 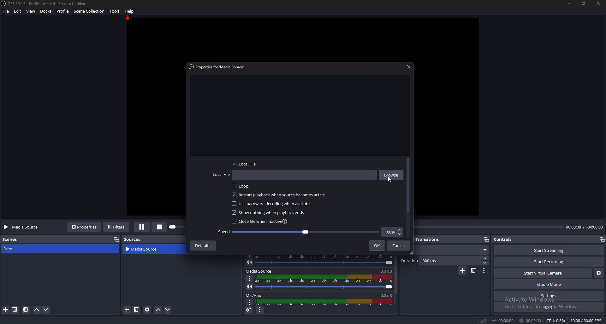 What do you see at coordinates (26, 310) in the screenshot?
I see `Filter` at bounding box center [26, 310].